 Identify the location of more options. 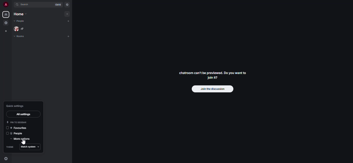
(21, 139).